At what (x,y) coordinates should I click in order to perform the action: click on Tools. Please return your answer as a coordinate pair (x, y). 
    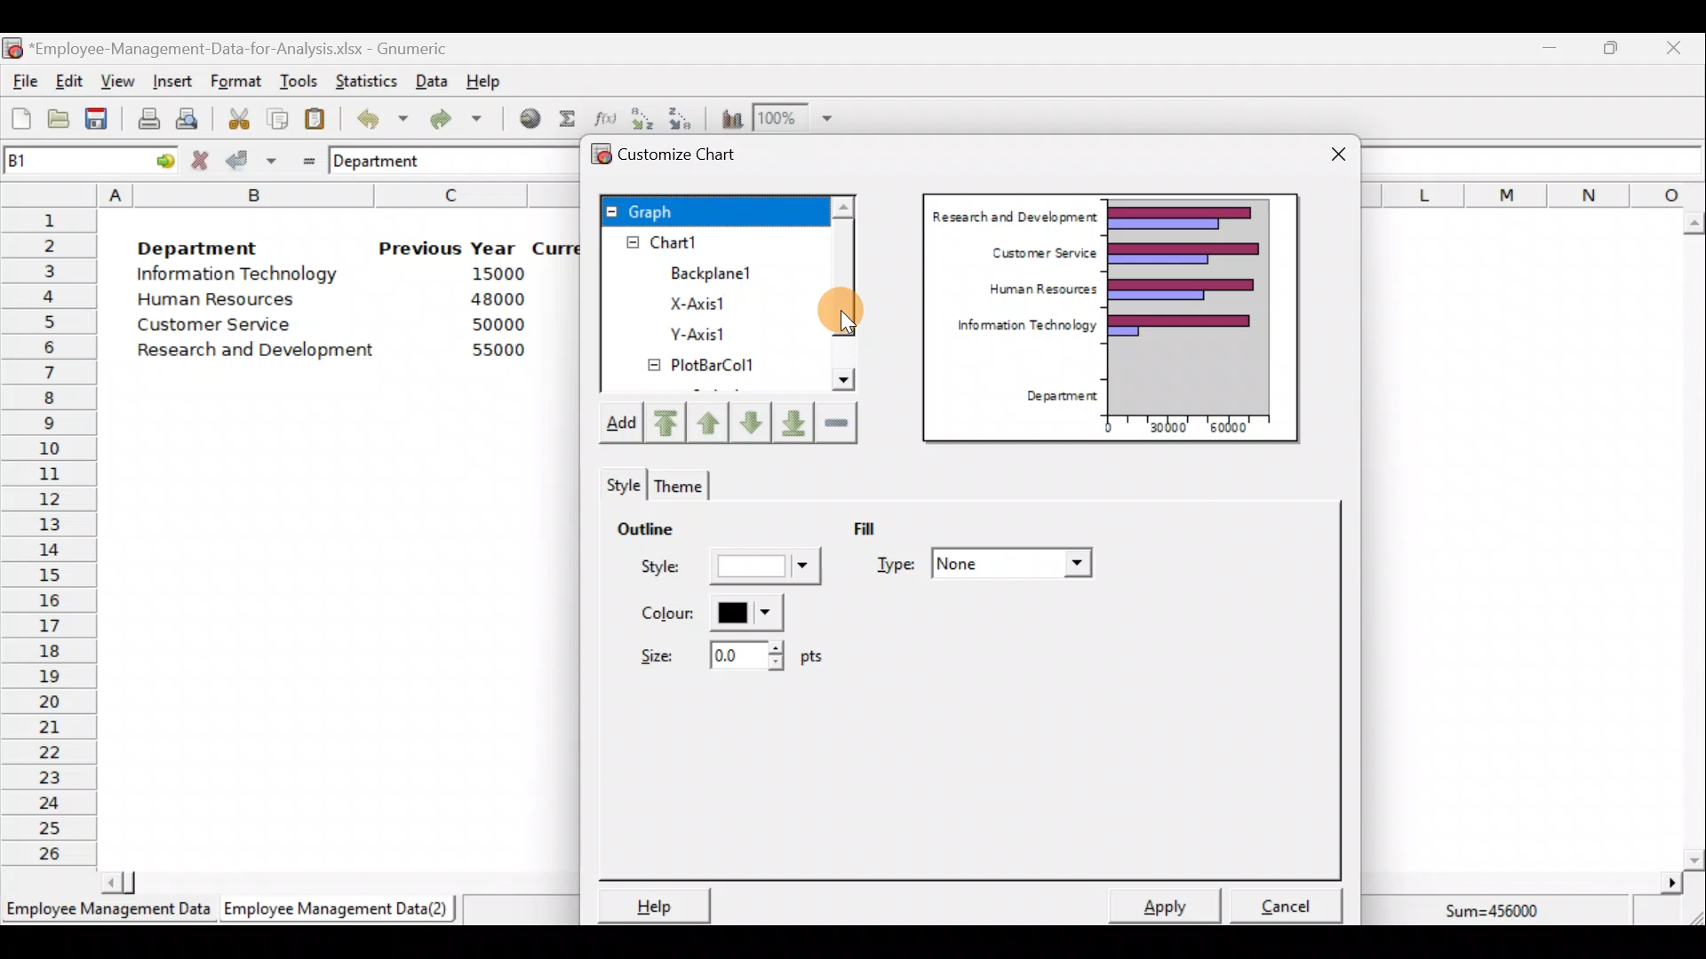
    Looking at the image, I should click on (298, 83).